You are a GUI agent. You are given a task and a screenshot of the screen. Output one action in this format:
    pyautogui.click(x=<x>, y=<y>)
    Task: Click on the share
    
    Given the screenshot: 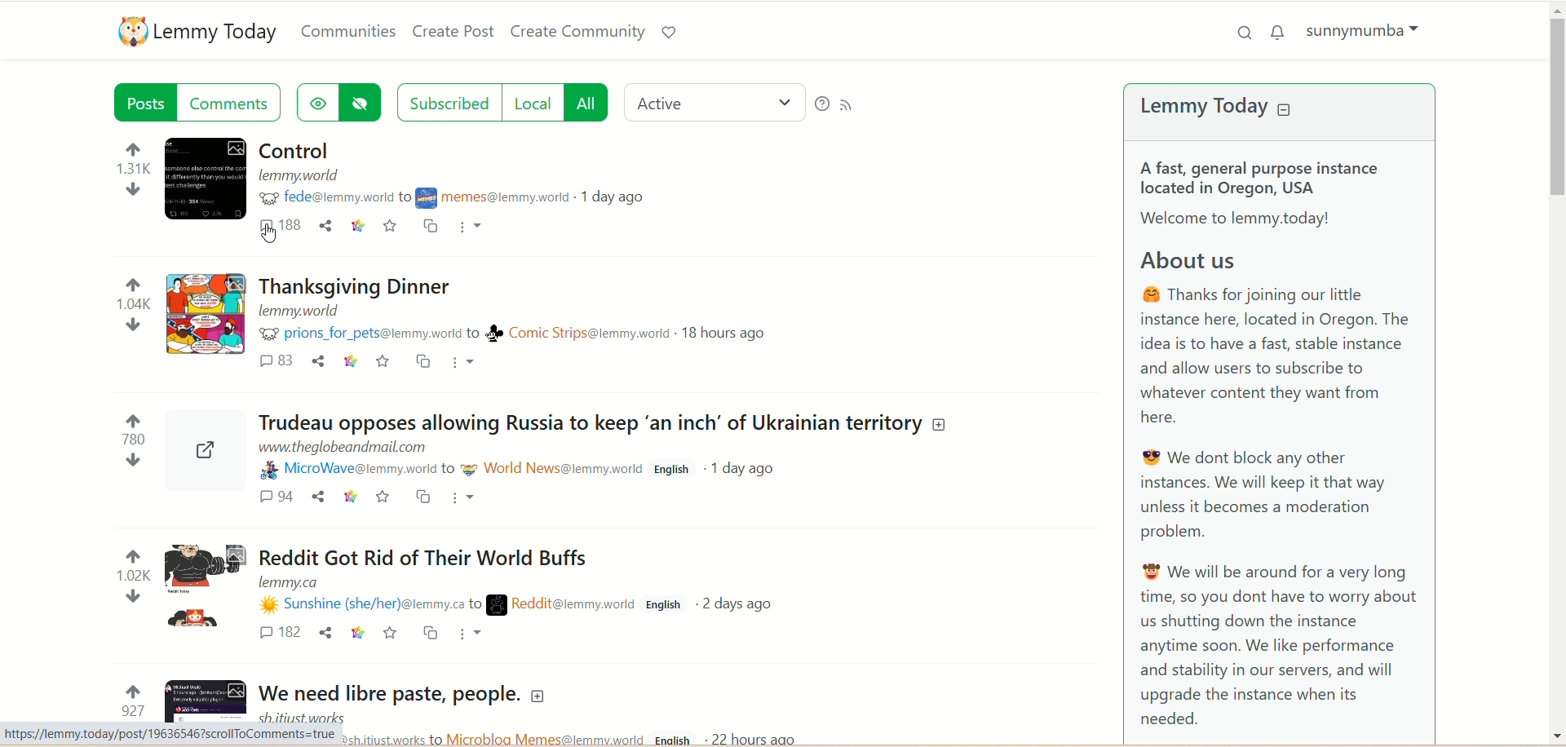 What is the action you would take?
    pyautogui.click(x=330, y=231)
    